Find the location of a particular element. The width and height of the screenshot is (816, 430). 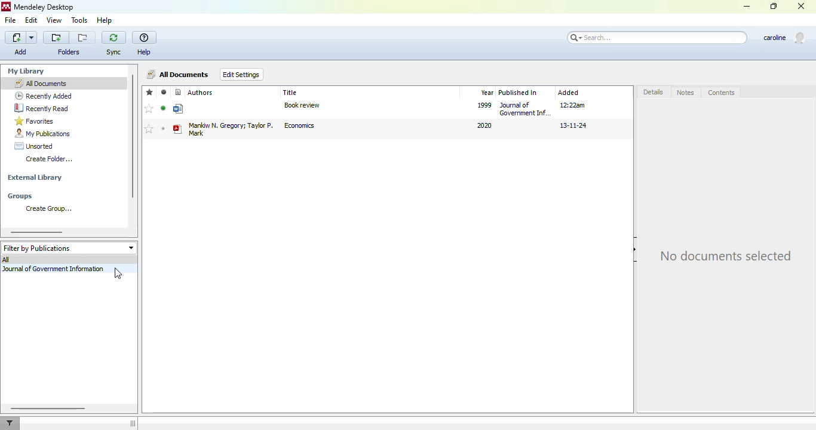

book review is located at coordinates (302, 105).